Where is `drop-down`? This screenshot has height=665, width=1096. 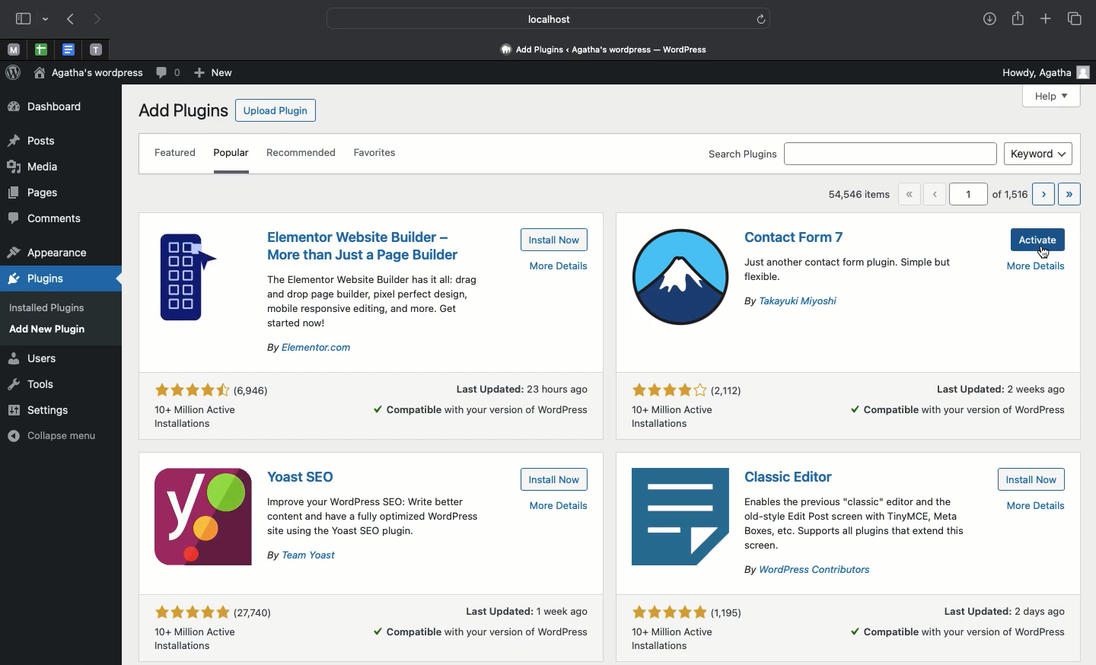
drop-down is located at coordinates (46, 20).